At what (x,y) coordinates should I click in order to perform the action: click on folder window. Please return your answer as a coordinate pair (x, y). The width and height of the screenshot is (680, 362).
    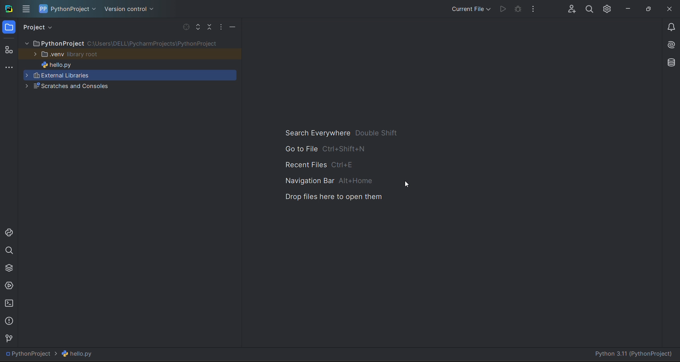
    Looking at the image, I should click on (8, 27).